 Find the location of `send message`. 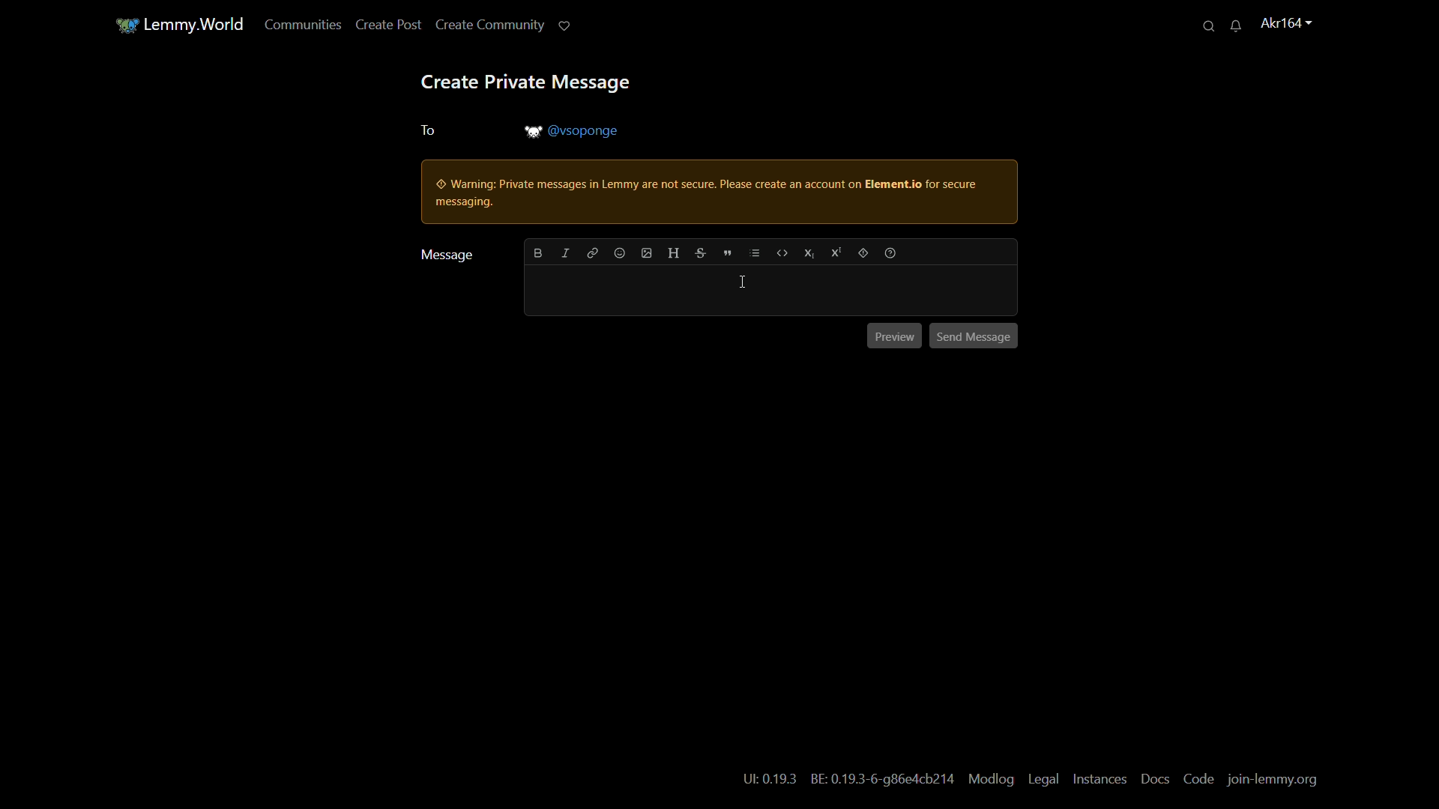

send message is located at coordinates (974, 335).